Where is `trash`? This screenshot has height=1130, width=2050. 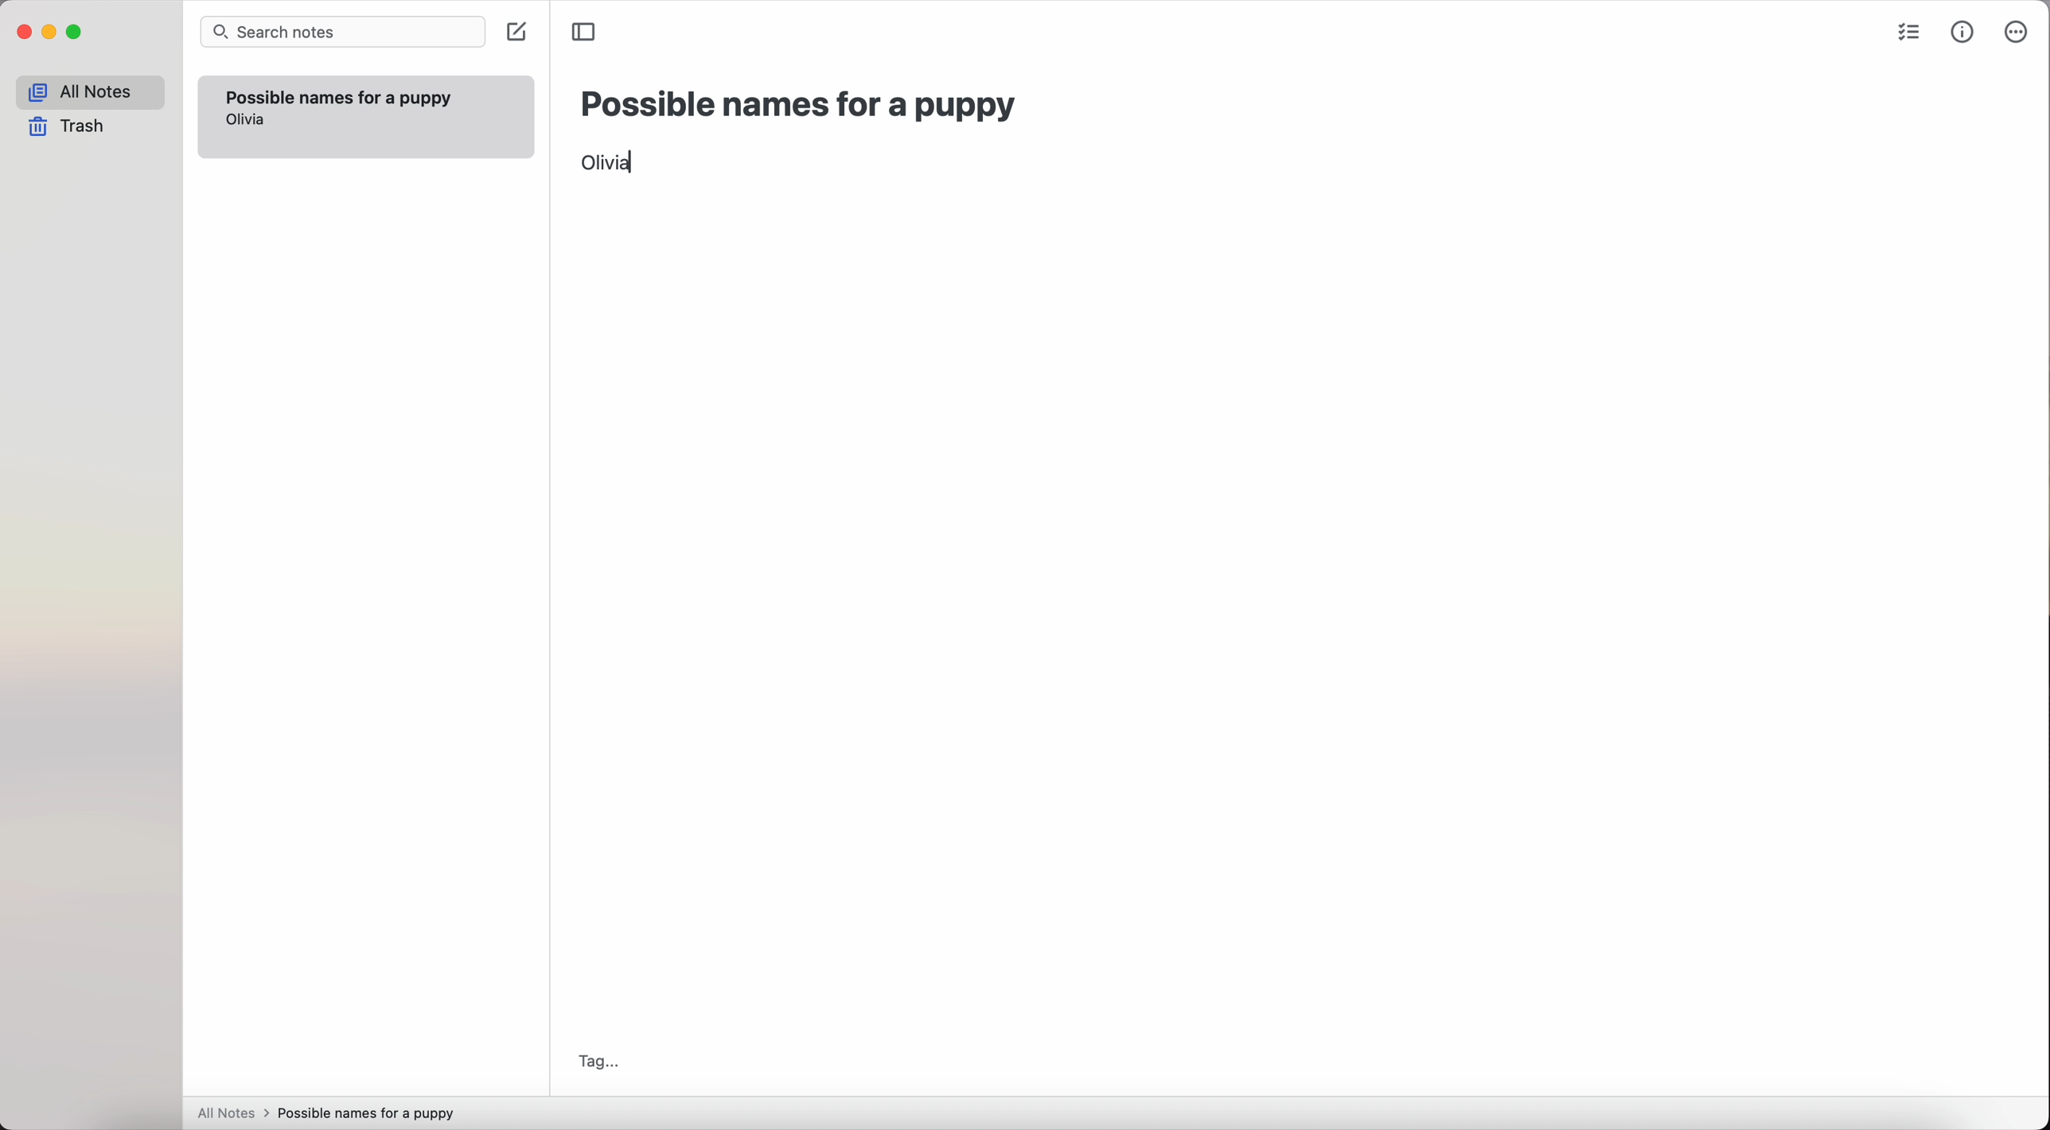 trash is located at coordinates (72, 127).